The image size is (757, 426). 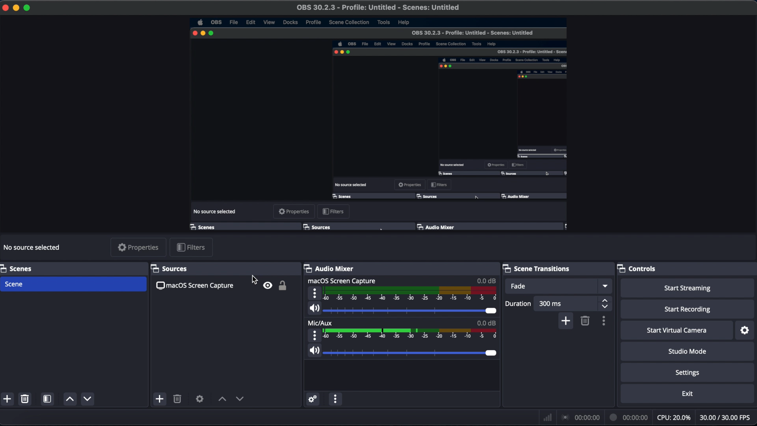 What do you see at coordinates (14, 284) in the screenshot?
I see `scene` at bounding box center [14, 284].